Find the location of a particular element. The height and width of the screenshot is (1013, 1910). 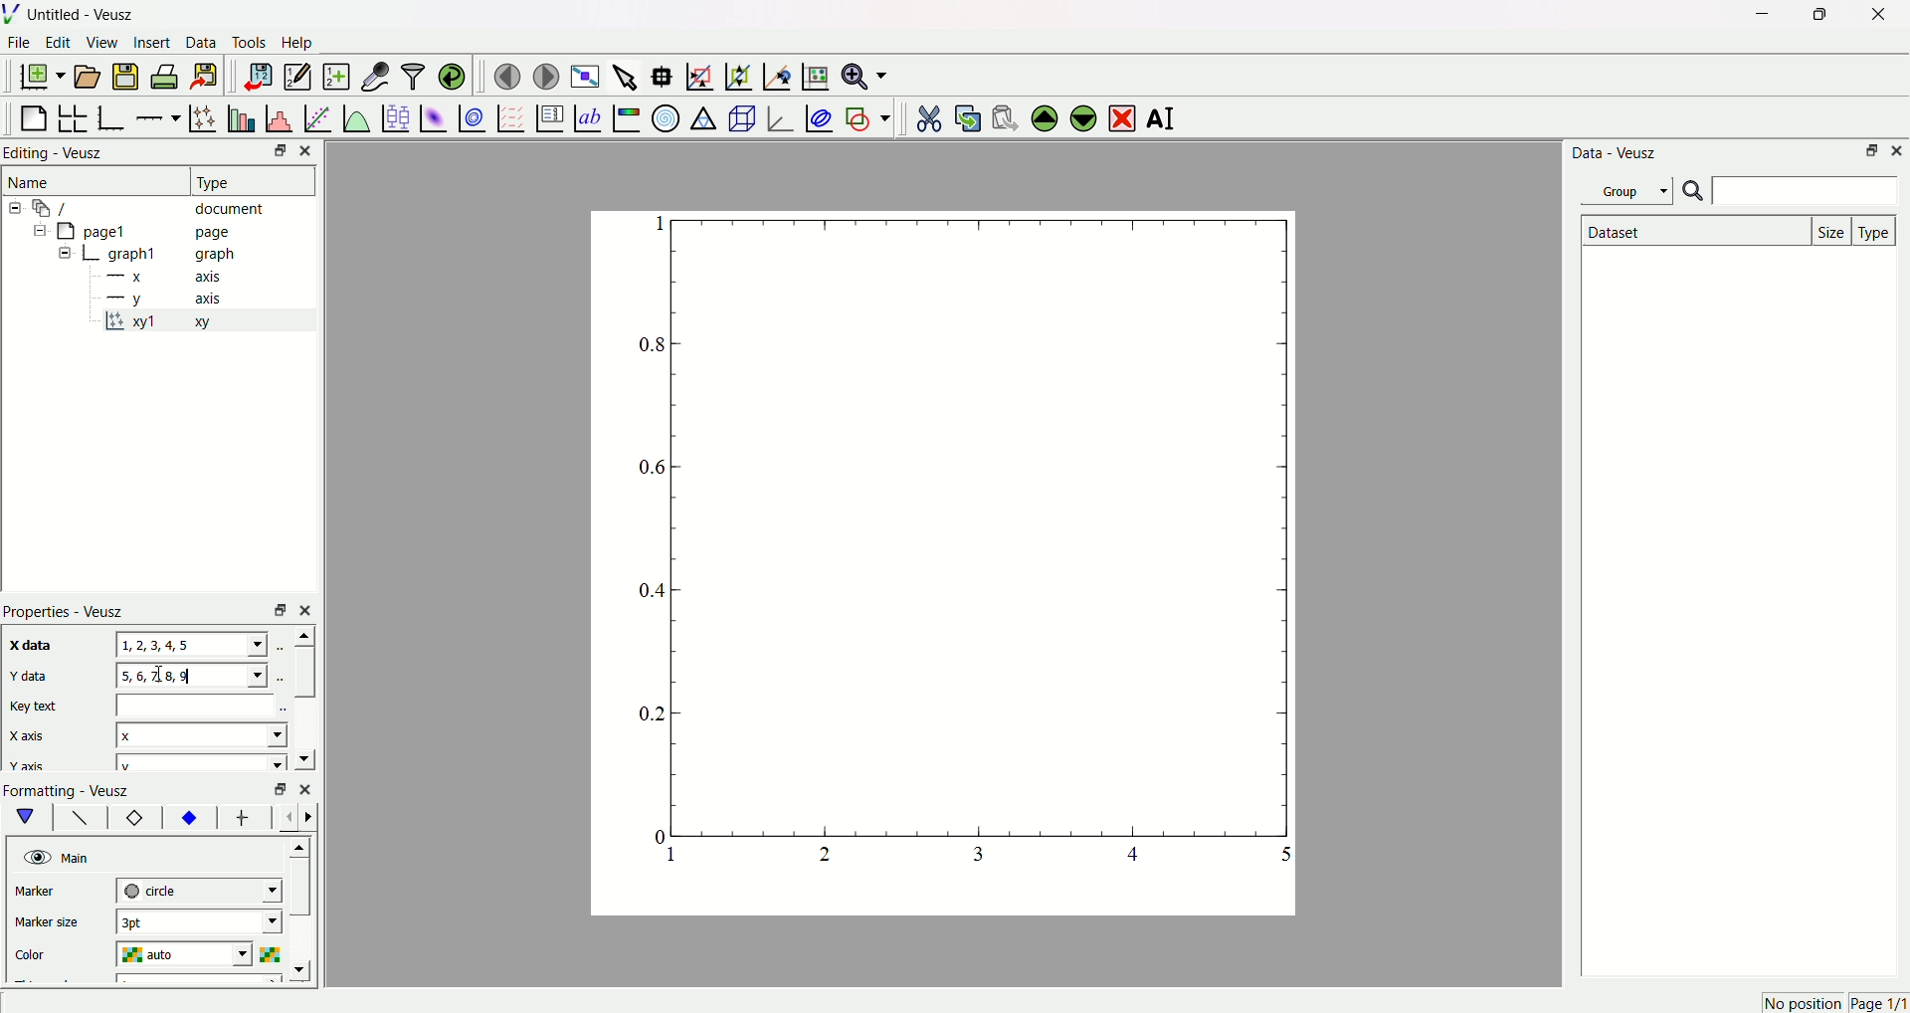

graph1 graph is located at coordinates (173, 255).